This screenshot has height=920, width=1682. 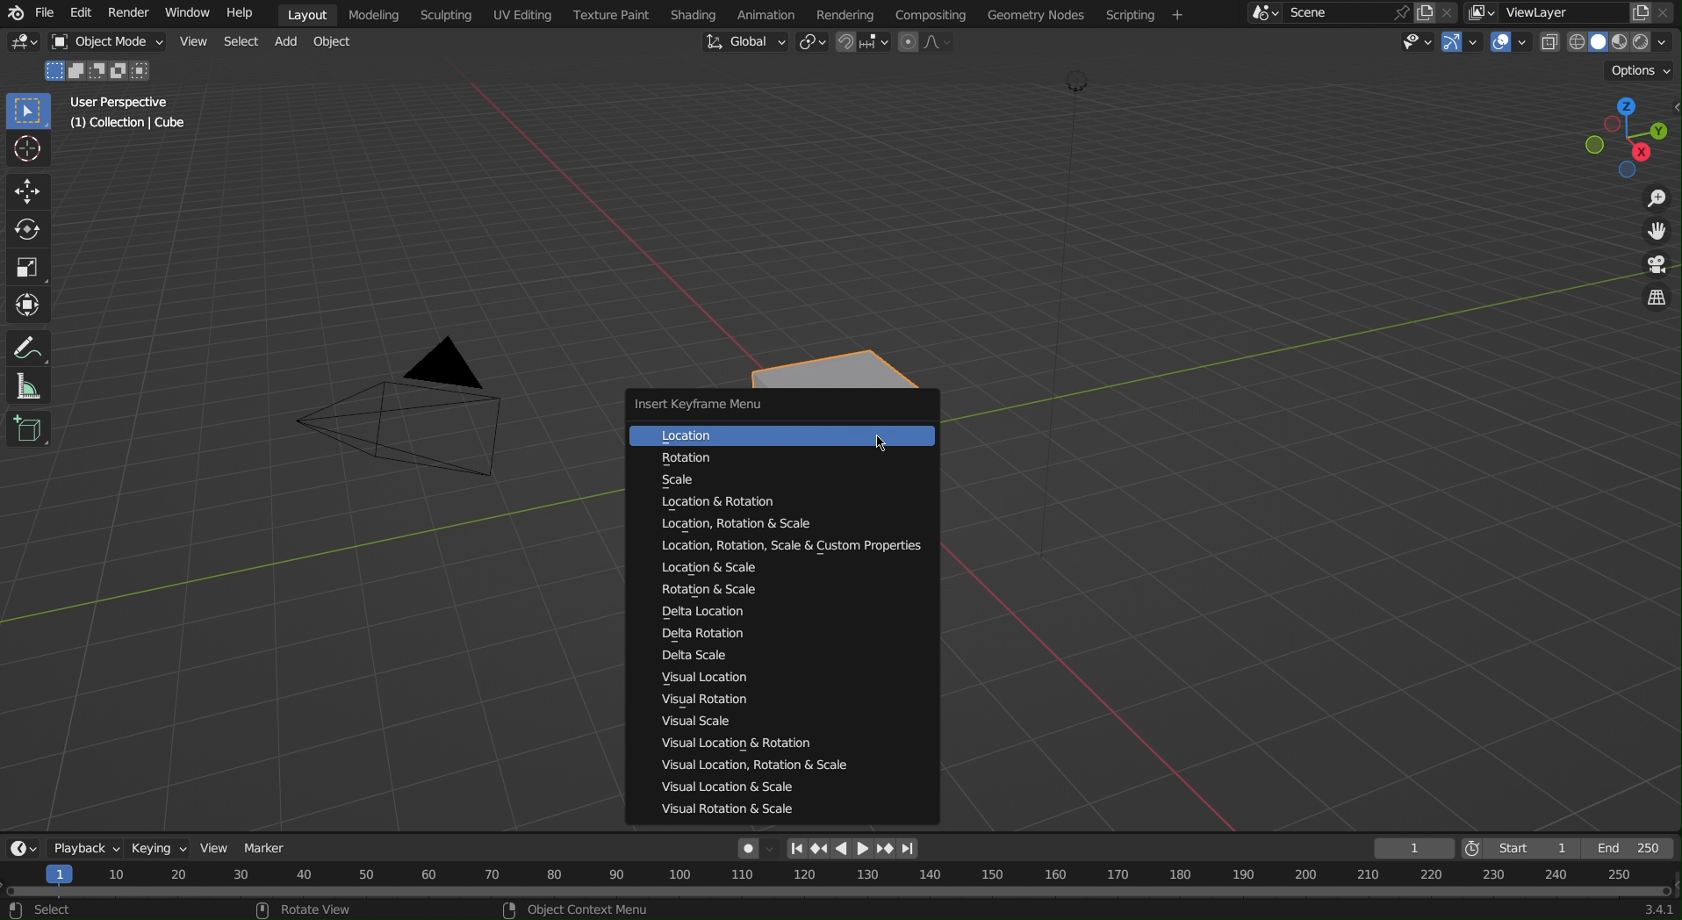 I want to click on Visual Rotation, so click(x=691, y=701).